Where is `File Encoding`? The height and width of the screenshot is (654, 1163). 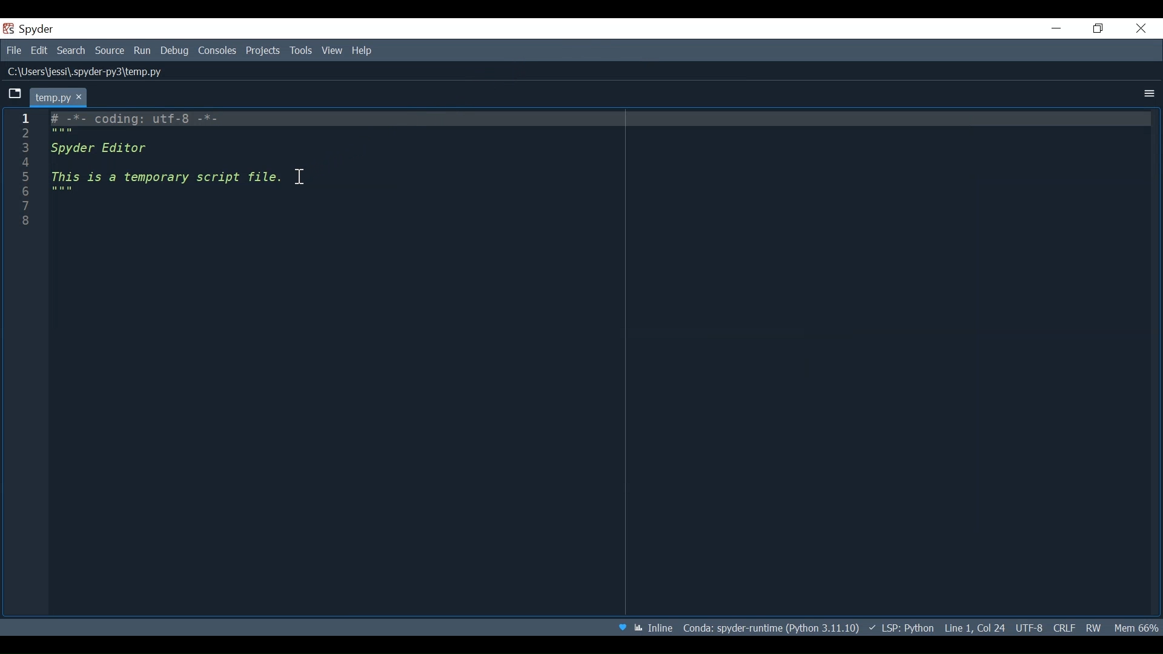 File Encoding is located at coordinates (1030, 629).